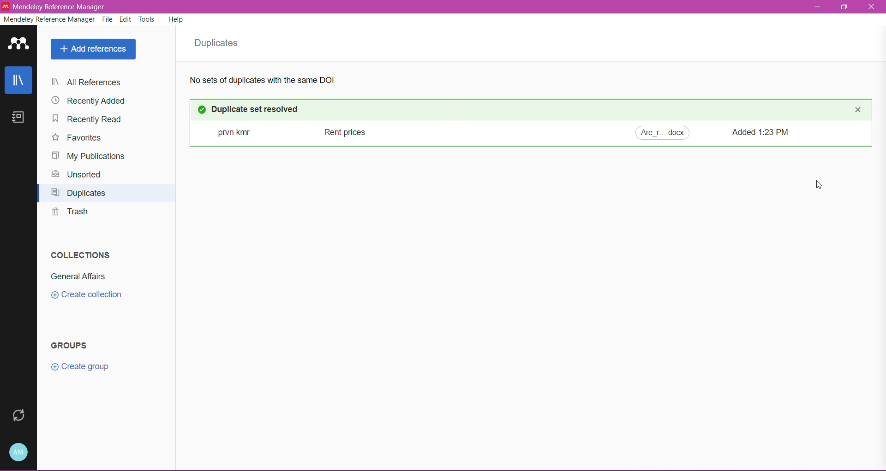 Image resolution: width=886 pixels, height=471 pixels. Describe the element at coordinates (819, 186) in the screenshot. I see `Cursor` at that location.